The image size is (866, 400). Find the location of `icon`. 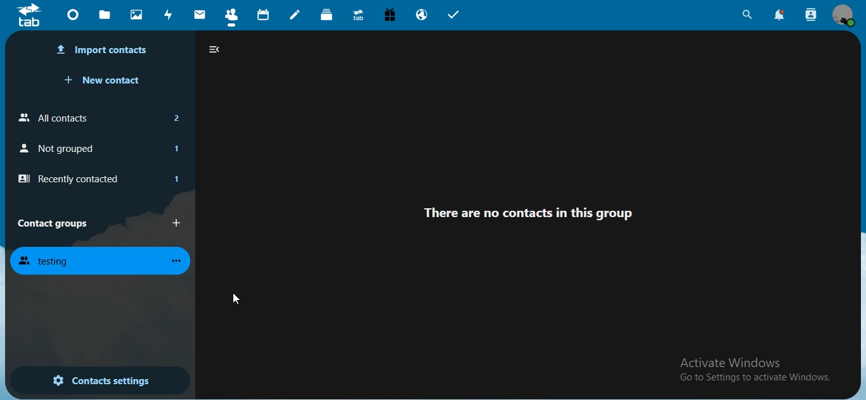

icon is located at coordinates (29, 16).